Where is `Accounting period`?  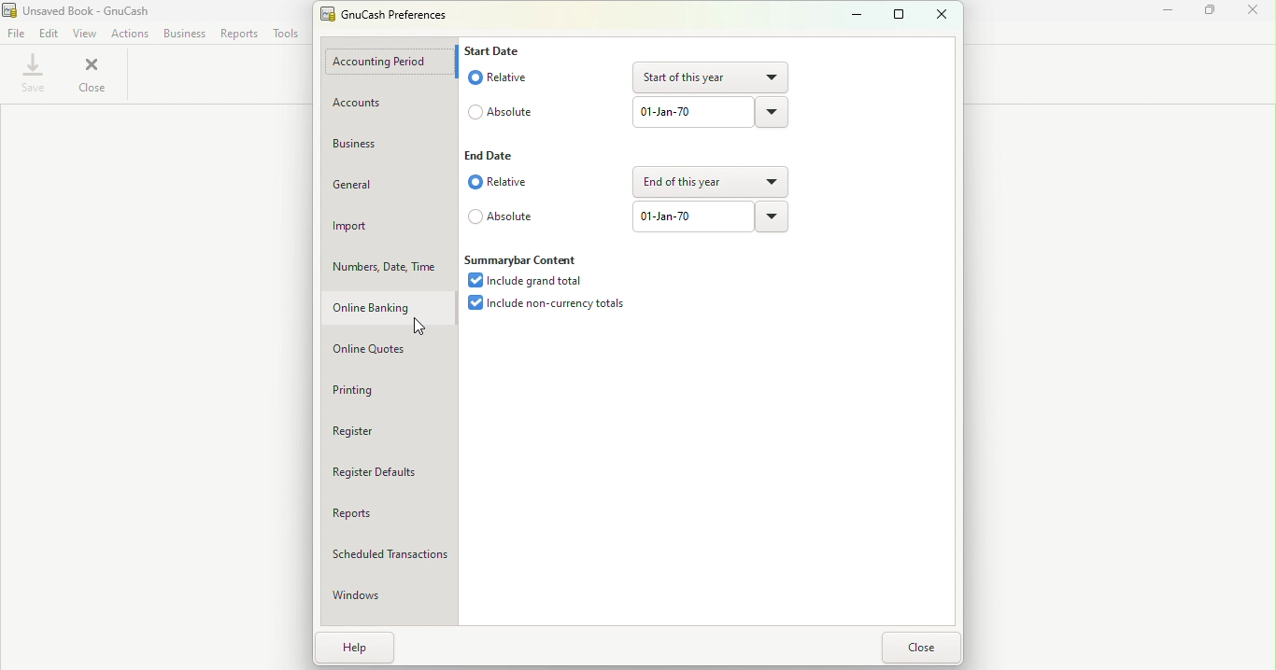
Accounting period is located at coordinates (387, 62).